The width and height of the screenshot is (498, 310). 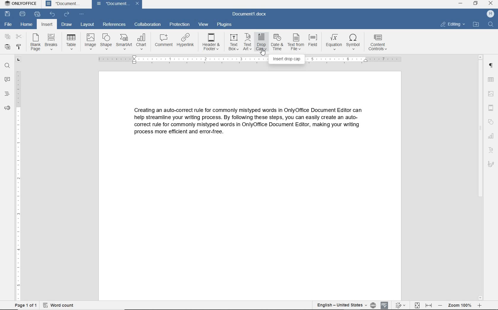 I want to click on field, so click(x=314, y=42).